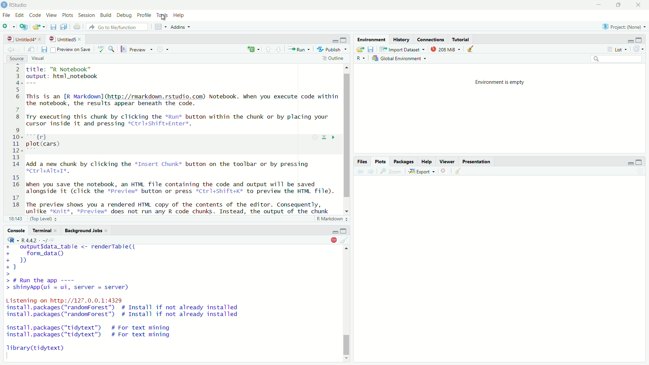 Image resolution: width=649 pixels, height=365 pixels. I want to click on move backward, so click(360, 172).